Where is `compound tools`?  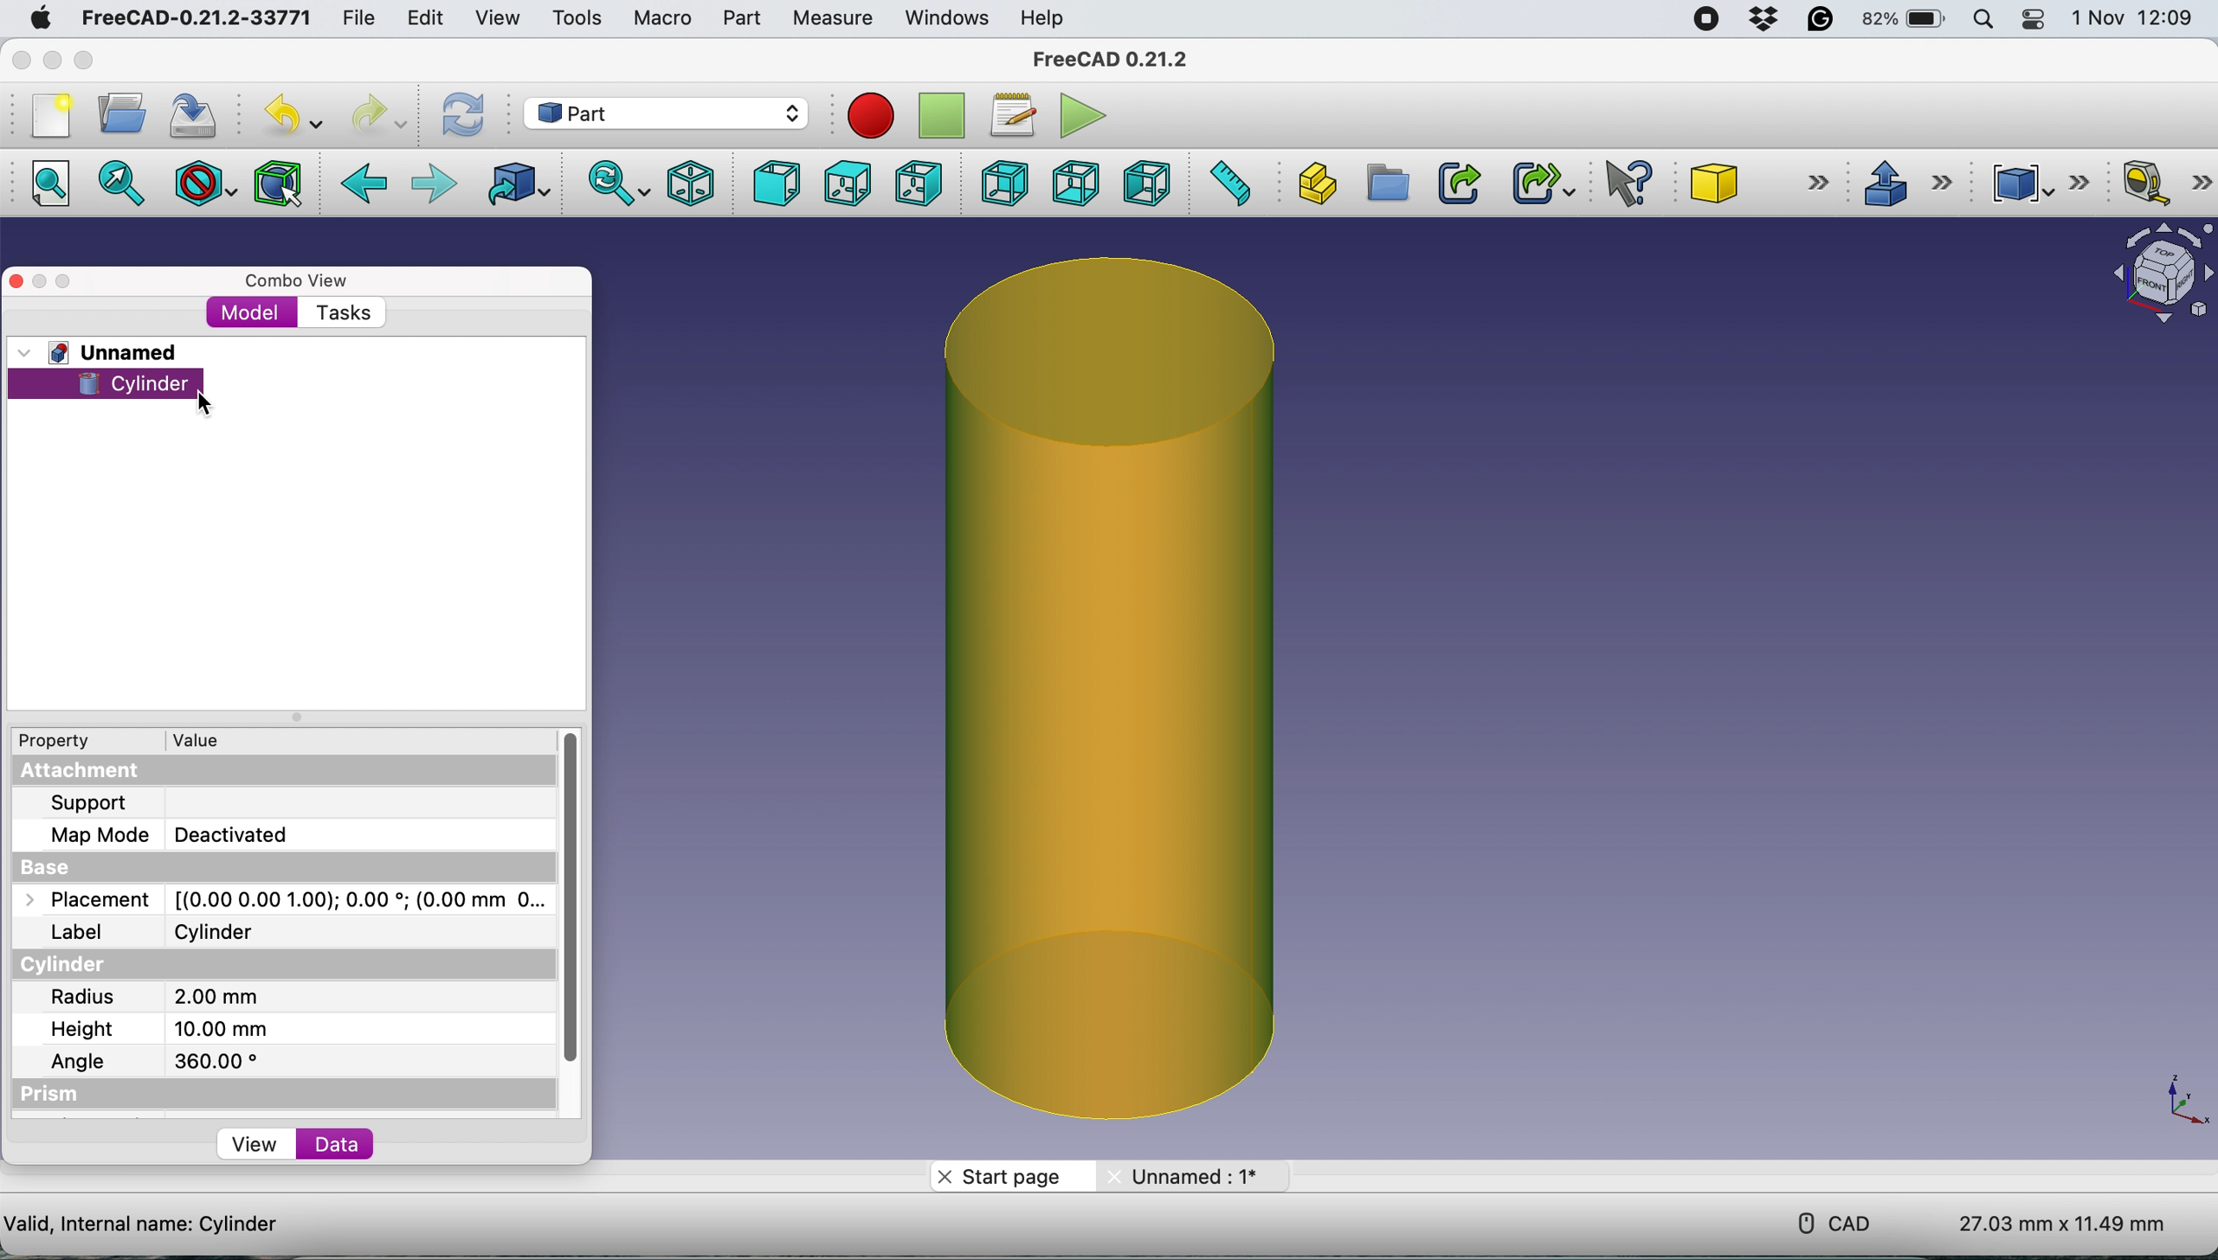
compound tools is located at coordinates (2038, 182).